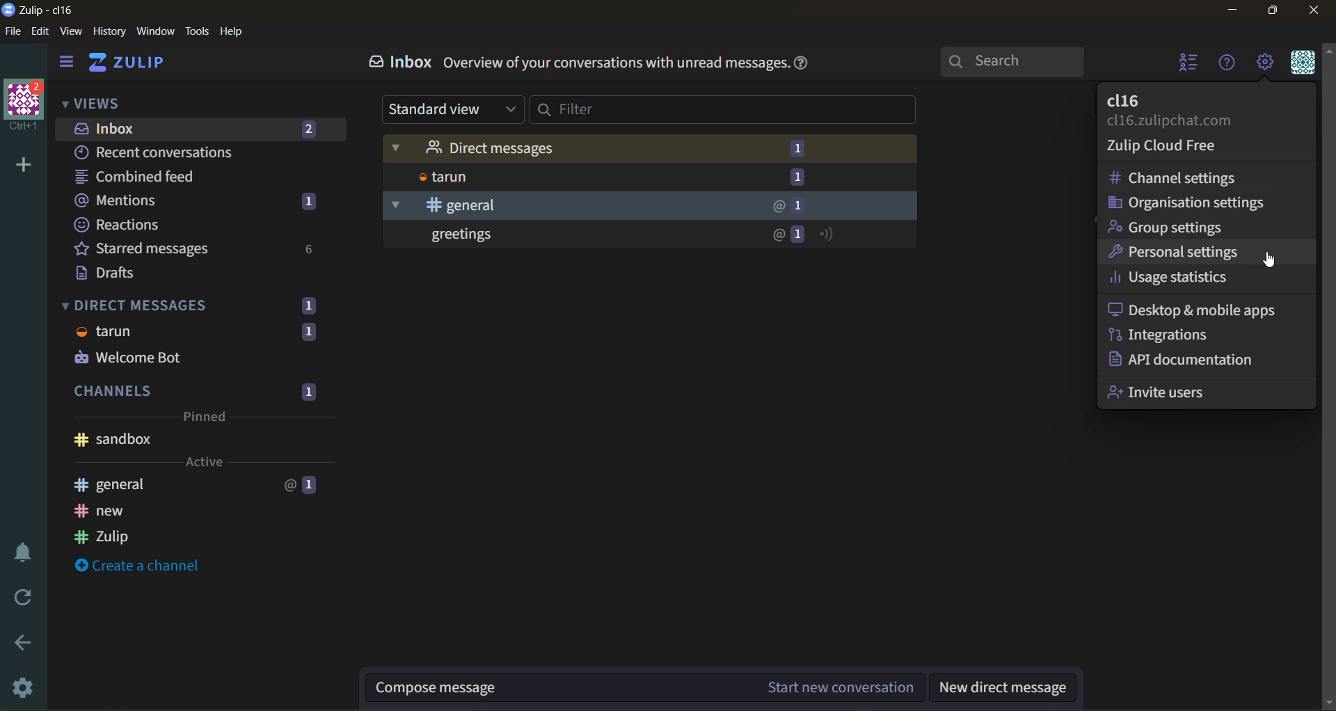 Image resolution: width=1336 pixels, height=711 pixels. What do you see at coordinates (649, 175) in the screenshot?
I see `tarun` at bounding box center [649, 175].